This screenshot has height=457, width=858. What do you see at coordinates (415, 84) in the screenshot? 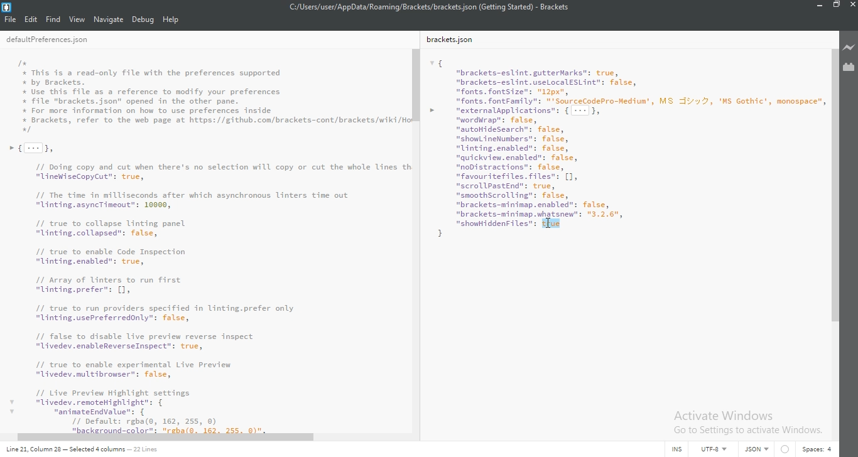
I see `scroll bar` at bounding box center [415, 84].